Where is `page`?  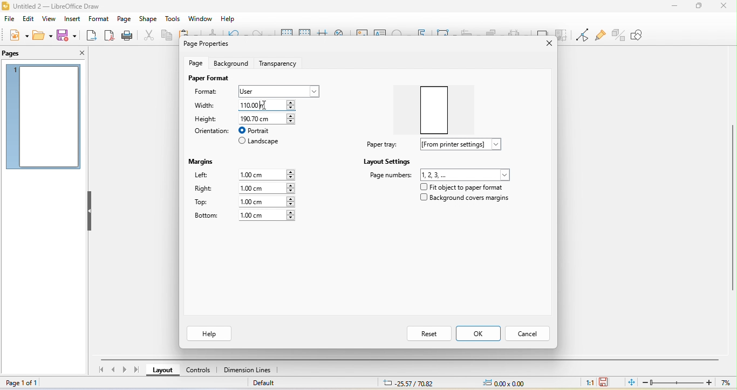
page is located at coordinates (124, 19).